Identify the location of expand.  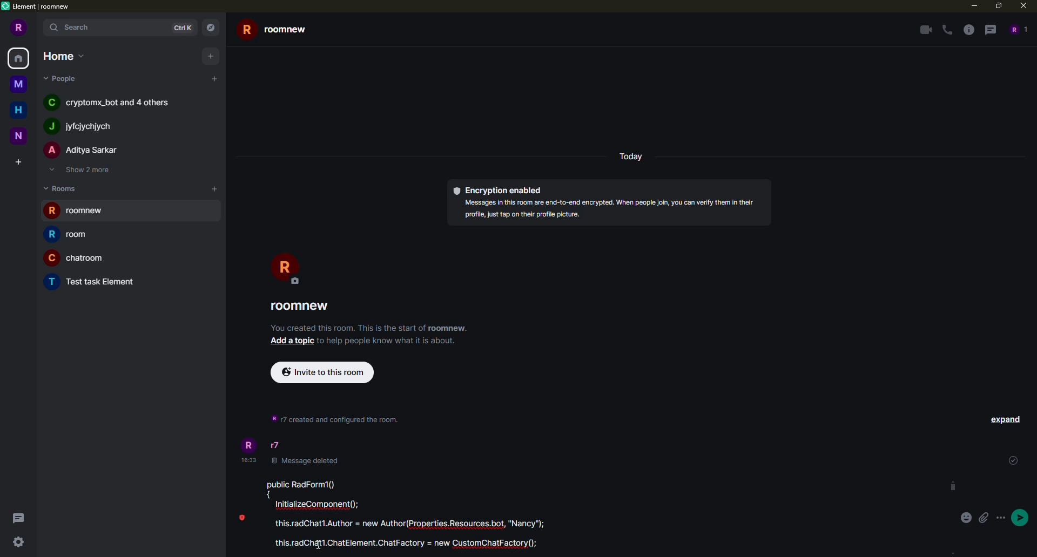
(1000, 418).